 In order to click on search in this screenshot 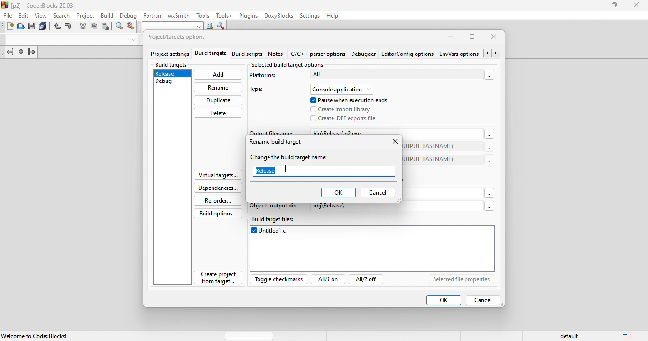, I will do `click(63, 15)`.